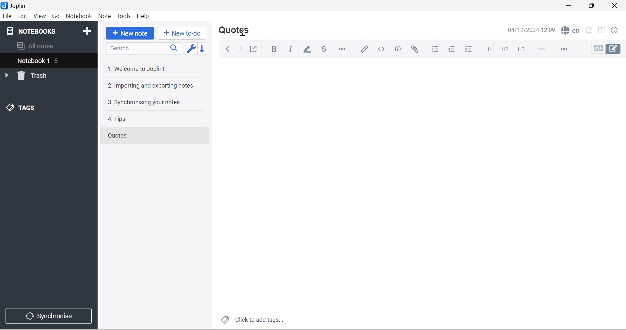 The image size is (626, 330). Describe the element at coordinates (204, 47) in the screenshot. I see `Reverse sort order` at that location.